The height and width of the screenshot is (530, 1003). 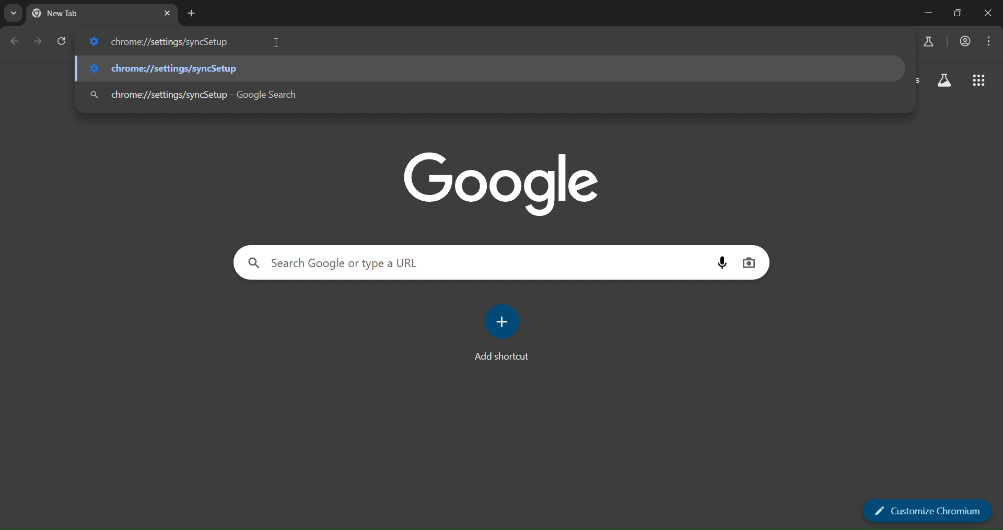 What do you see at coordinates (501, 182) in the screenshot?
I see `image` at bounding box center [501, 182].